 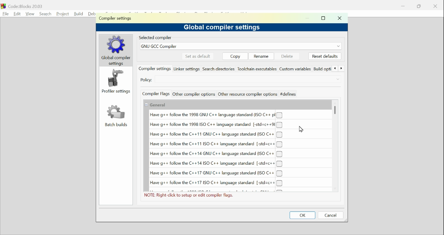 I want to click on minimise, so click(x=307, y=18).